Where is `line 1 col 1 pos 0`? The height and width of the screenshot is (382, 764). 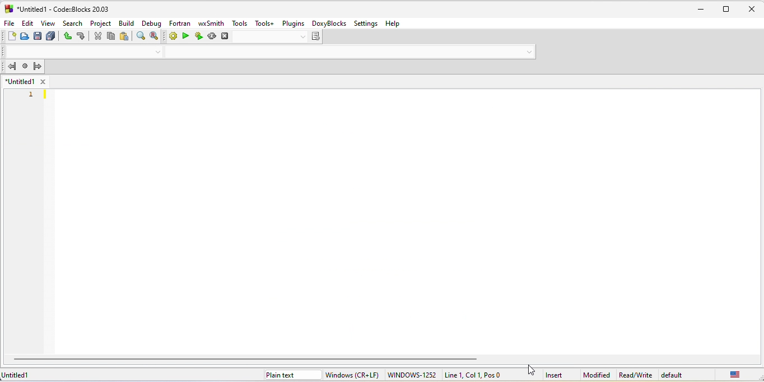
line 1 col 1 pos 0 is located at coordinates (477, 374).